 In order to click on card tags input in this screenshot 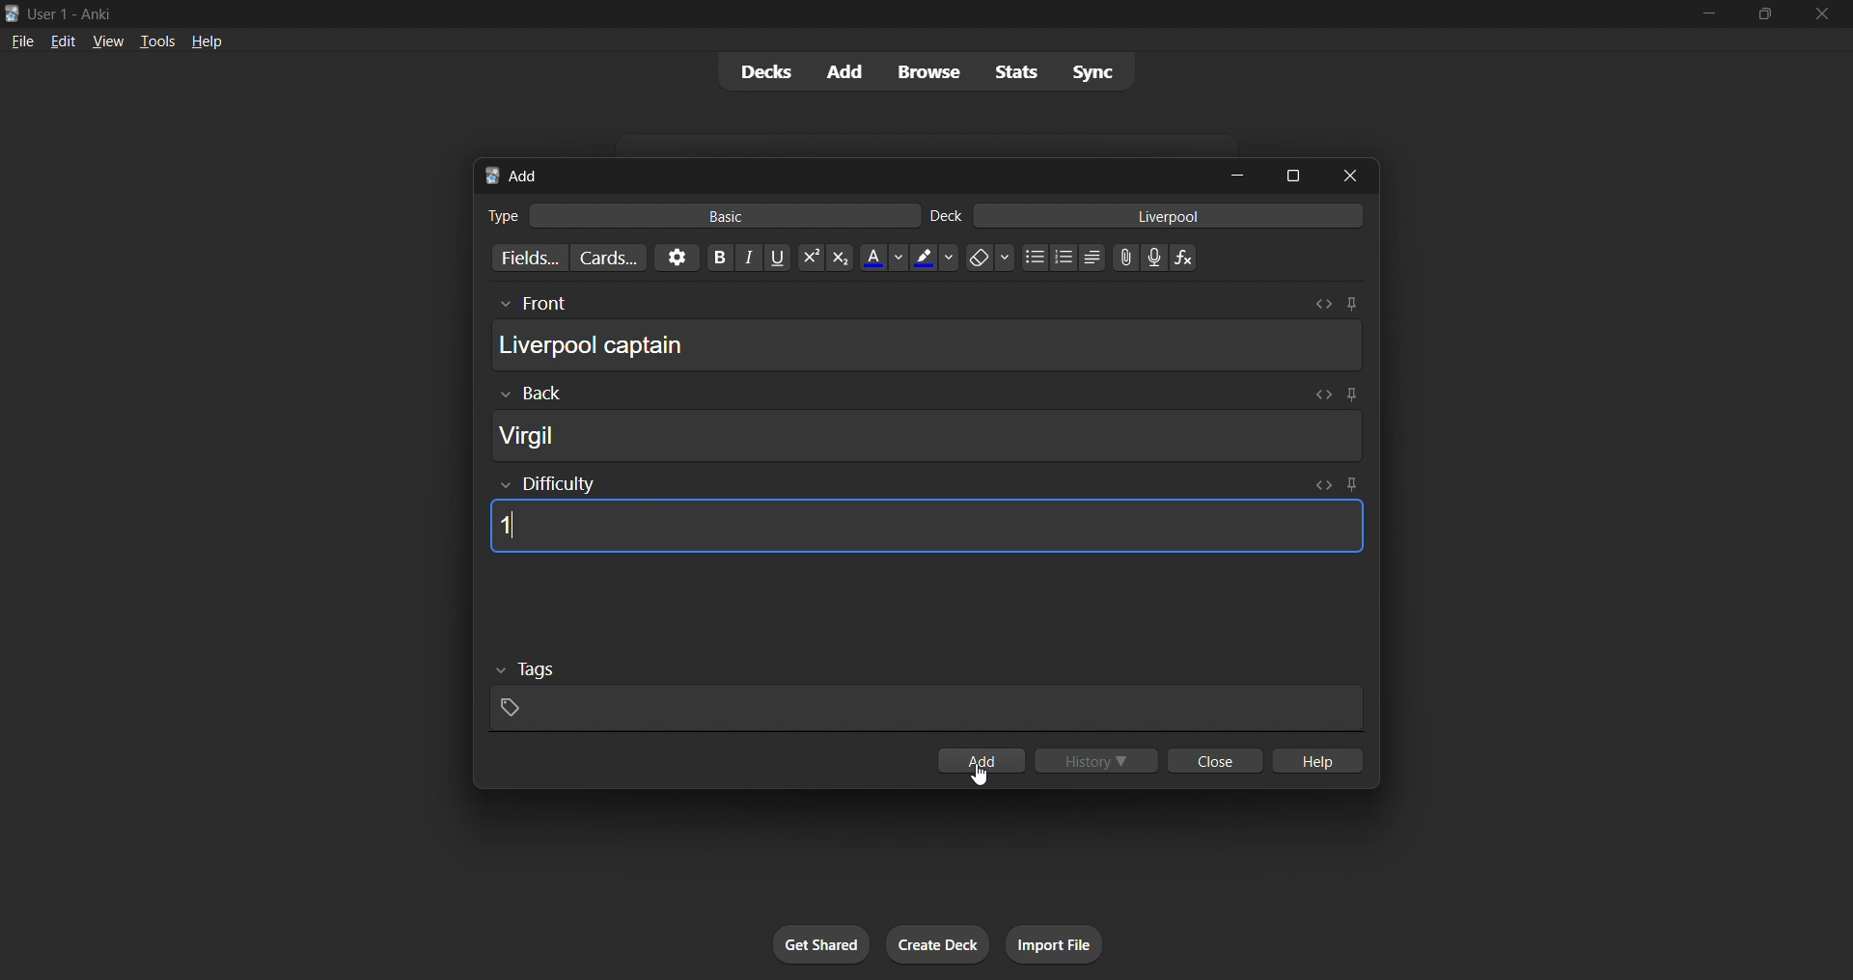, I will do `click(926, 709)`.